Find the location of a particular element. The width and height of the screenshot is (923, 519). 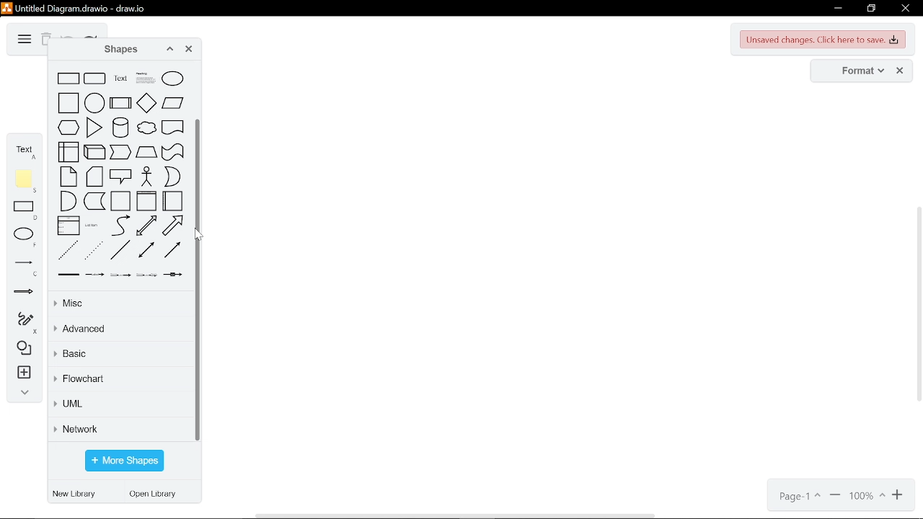

close is located at coordinates (189, 50).